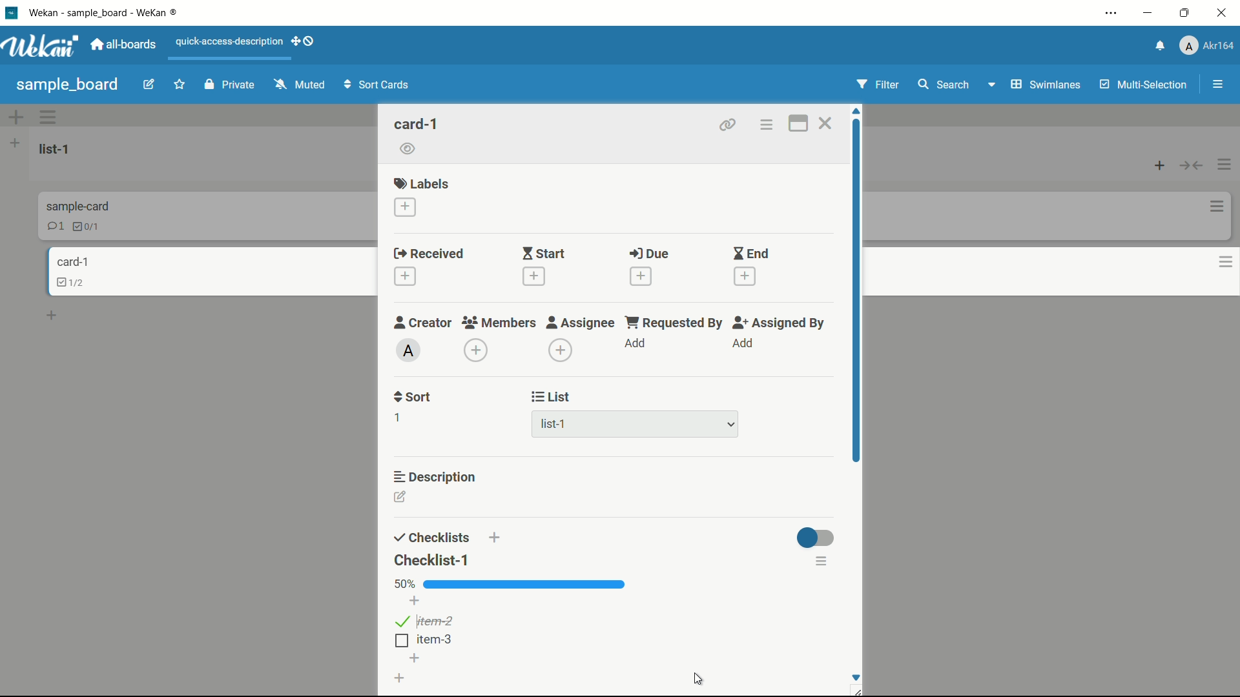 This screenshot has height=697, width=1240. What do you see at coordinates (439, 478) in the screenshot?
I see `description` at bounding box center [439, 478].